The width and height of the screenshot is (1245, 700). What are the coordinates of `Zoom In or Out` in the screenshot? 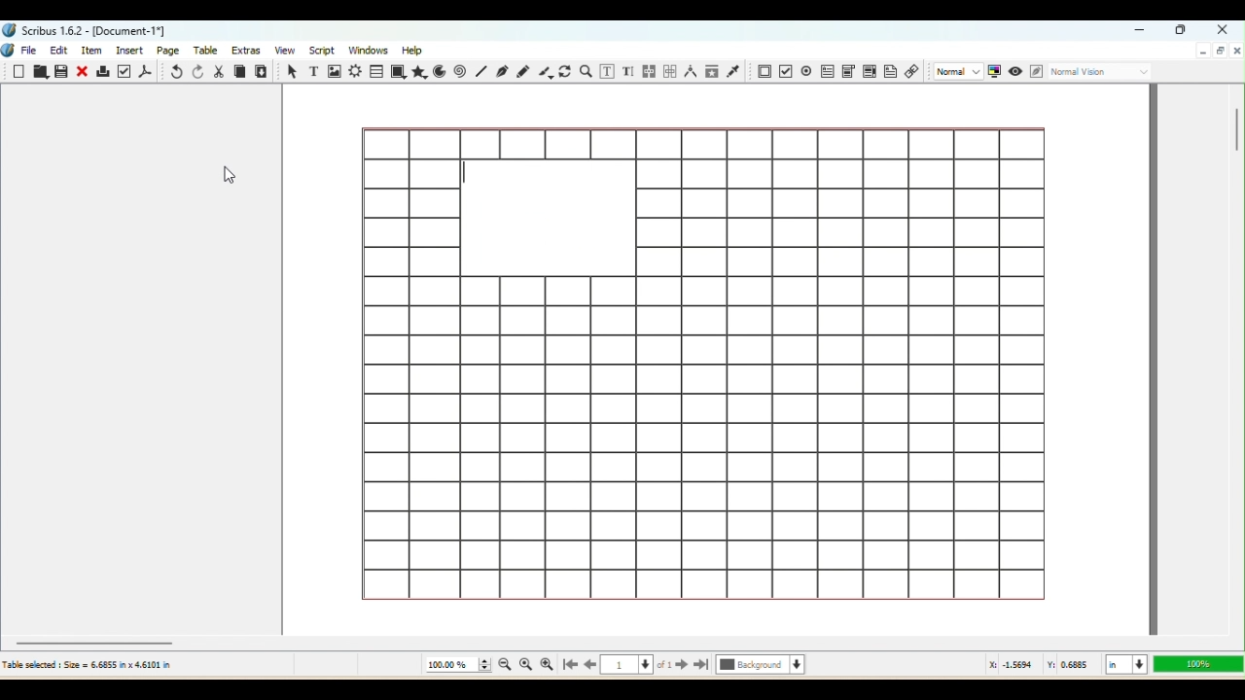 It's located at (587, 70).